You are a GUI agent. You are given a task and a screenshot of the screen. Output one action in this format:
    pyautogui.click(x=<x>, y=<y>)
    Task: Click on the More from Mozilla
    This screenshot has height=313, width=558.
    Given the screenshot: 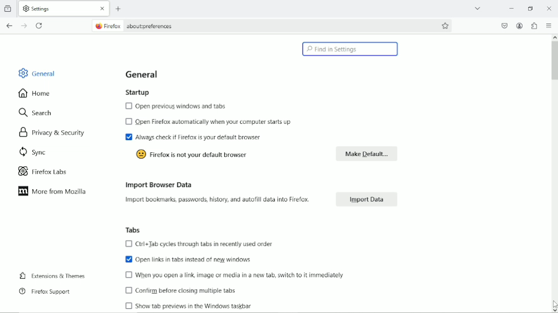 What is the action you would take?
    pyautogui.click(x=53, y=191)
    